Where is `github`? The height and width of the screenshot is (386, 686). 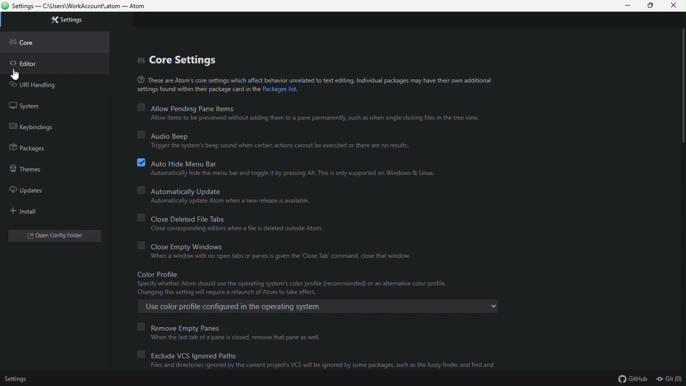 github is located at coordinates (632, 379).